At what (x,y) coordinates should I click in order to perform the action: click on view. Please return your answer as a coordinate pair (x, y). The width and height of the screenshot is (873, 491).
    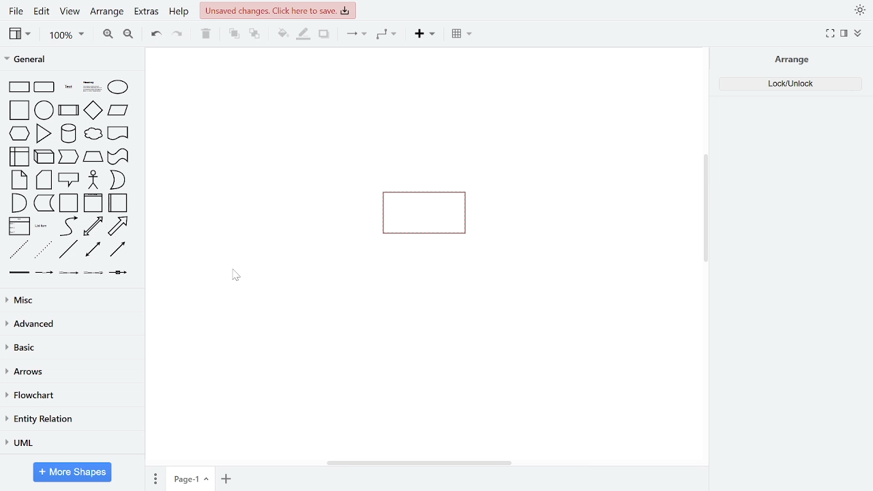
    Looking at the image, I should click on (71, 12).